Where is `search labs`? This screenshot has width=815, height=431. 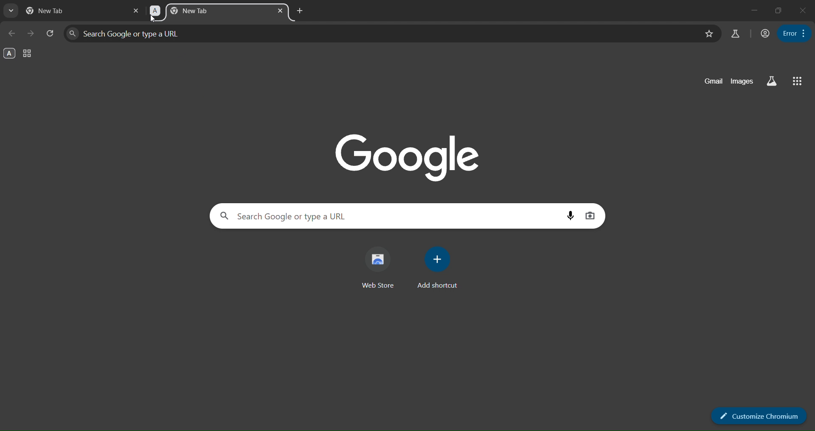 search labs is located at coordinates (770, 81).